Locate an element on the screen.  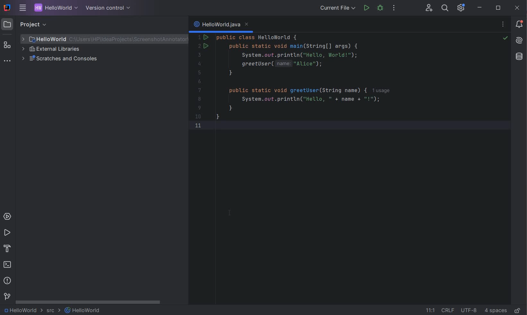
VERSION CONTROL is located at coordinates (7, 296).